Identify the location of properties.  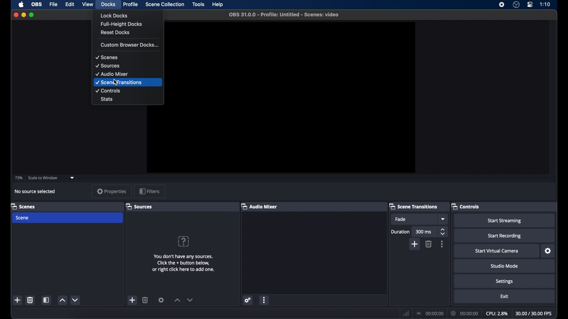
(112, 191).